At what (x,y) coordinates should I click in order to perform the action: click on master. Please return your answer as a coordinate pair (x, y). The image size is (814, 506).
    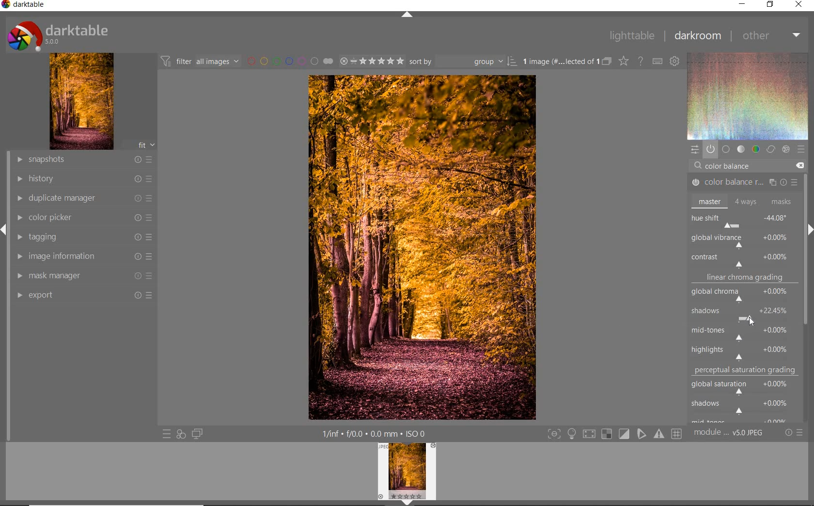
    Looking at the image, I should click on (742, 201).